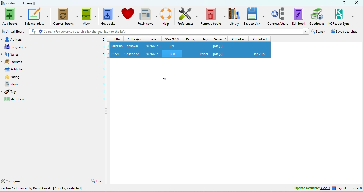 This screenshot has height=192, width=363. Describe the element at coordinates (172, 54) in the screenshot. I see `17.0` at that location.